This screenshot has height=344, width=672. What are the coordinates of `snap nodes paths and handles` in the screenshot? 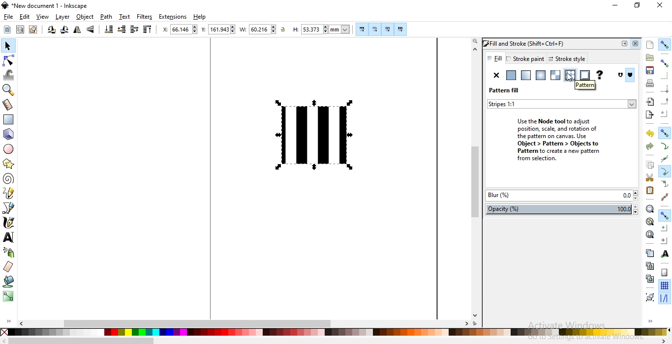 It's located at (665, 133).